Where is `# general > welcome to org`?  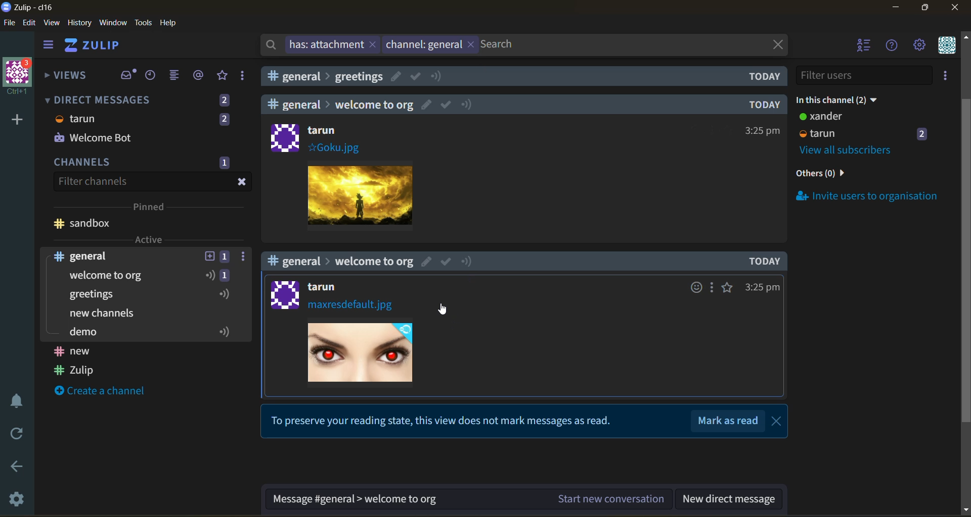
# general > welcome to org is located at coordinates (341, 104).